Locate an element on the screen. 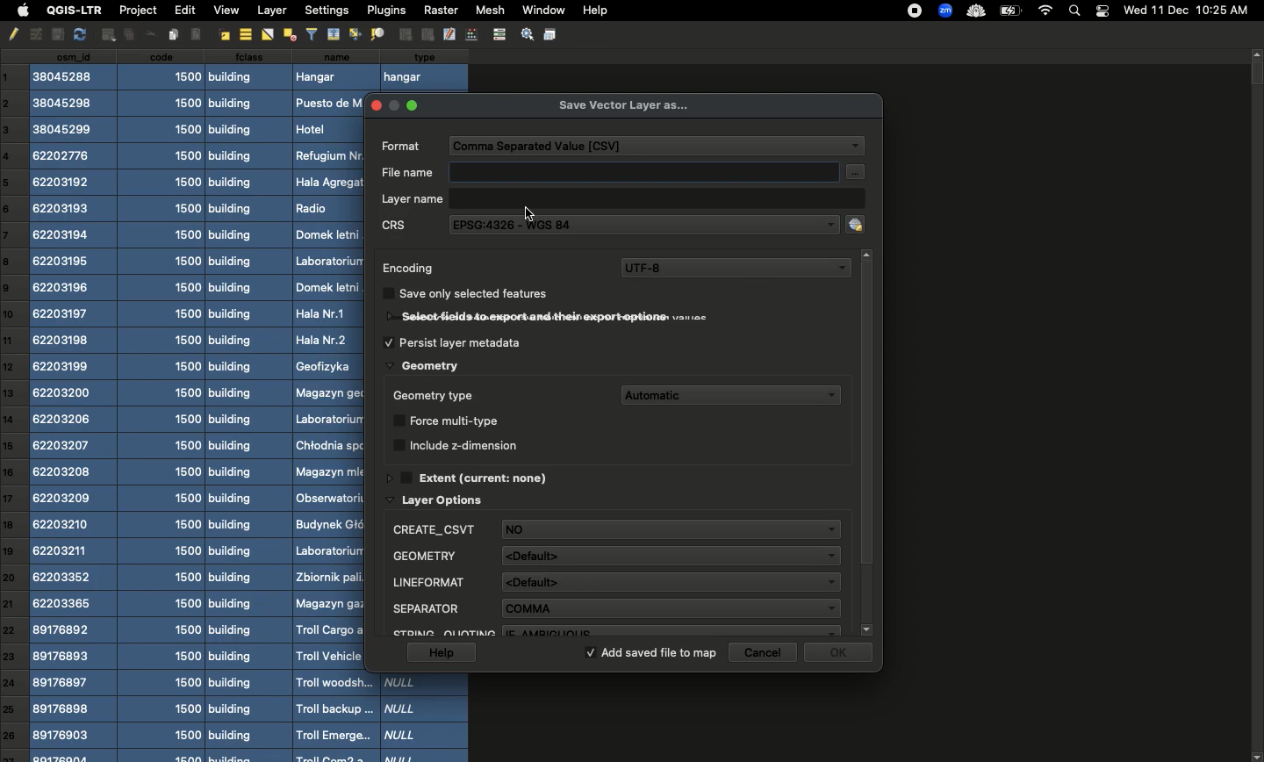 Image resolution: width=1264 pixels, height=762 pixels. Cancel is located at coordinates (766, 652).